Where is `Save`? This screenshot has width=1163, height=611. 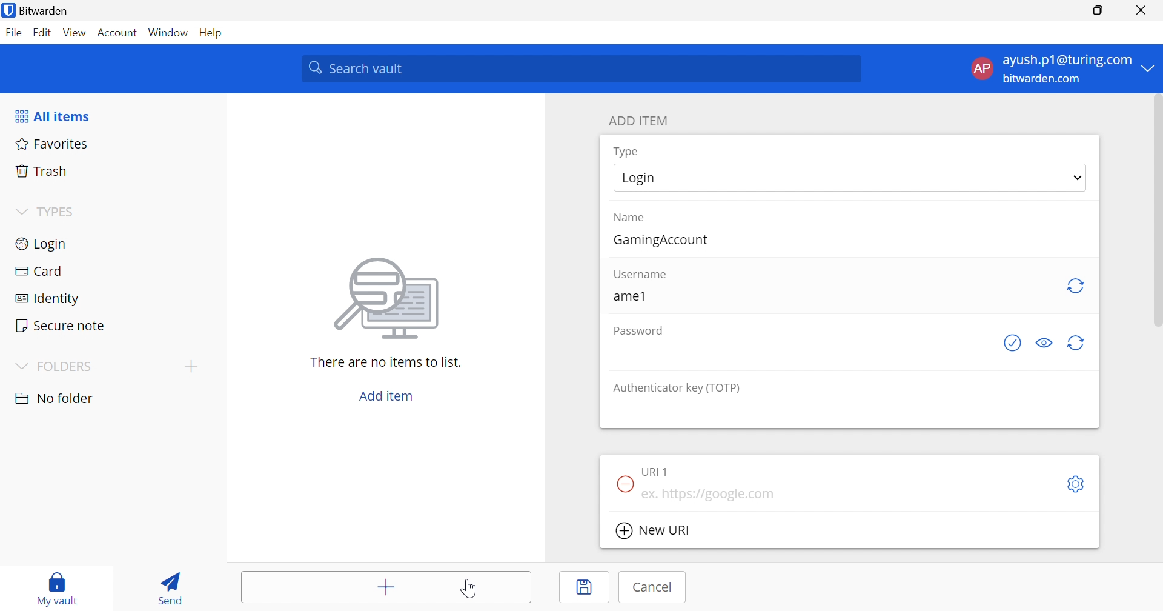
Save is located at coordinates (586, 587).